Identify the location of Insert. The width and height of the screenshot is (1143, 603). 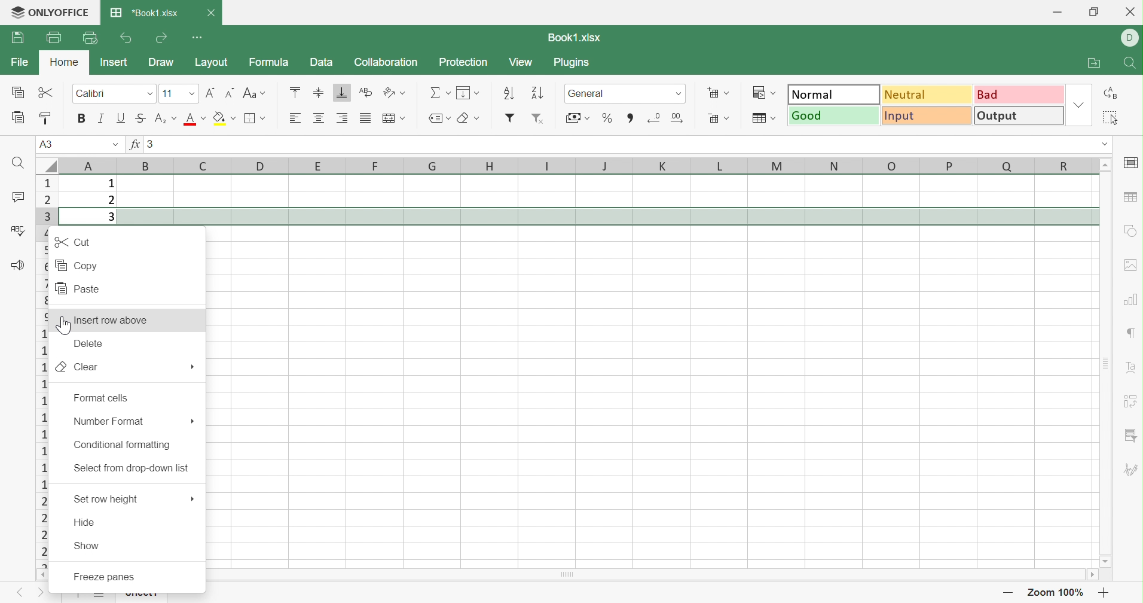
(114, 62).